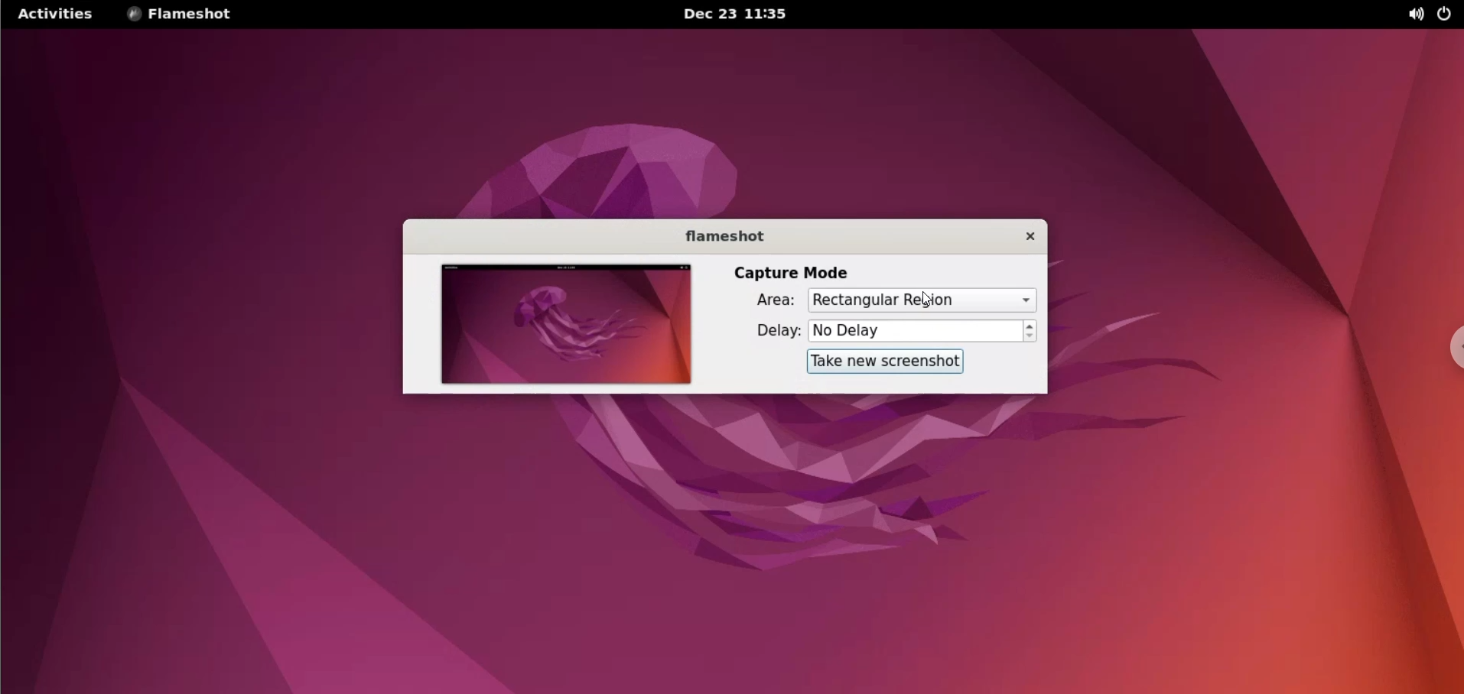 This screenshot has height=694, width=1464. I want to click on capture mode, so click(782, 273).